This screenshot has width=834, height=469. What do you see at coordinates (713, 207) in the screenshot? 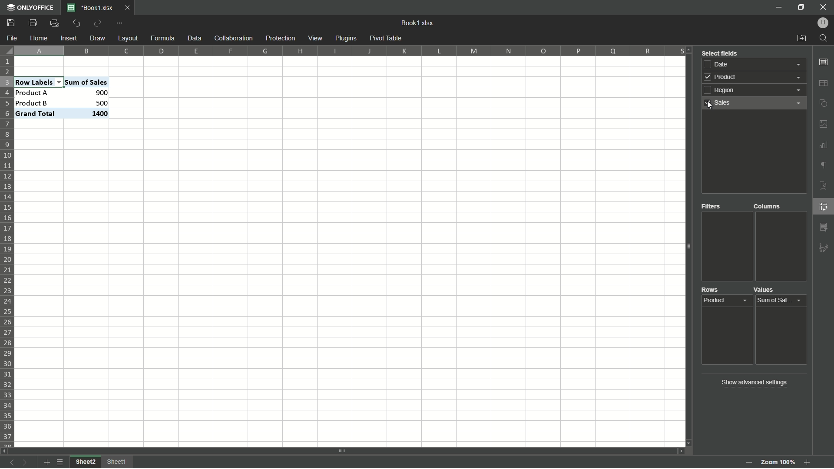
I see `filters` at bounding box center [713, 207].